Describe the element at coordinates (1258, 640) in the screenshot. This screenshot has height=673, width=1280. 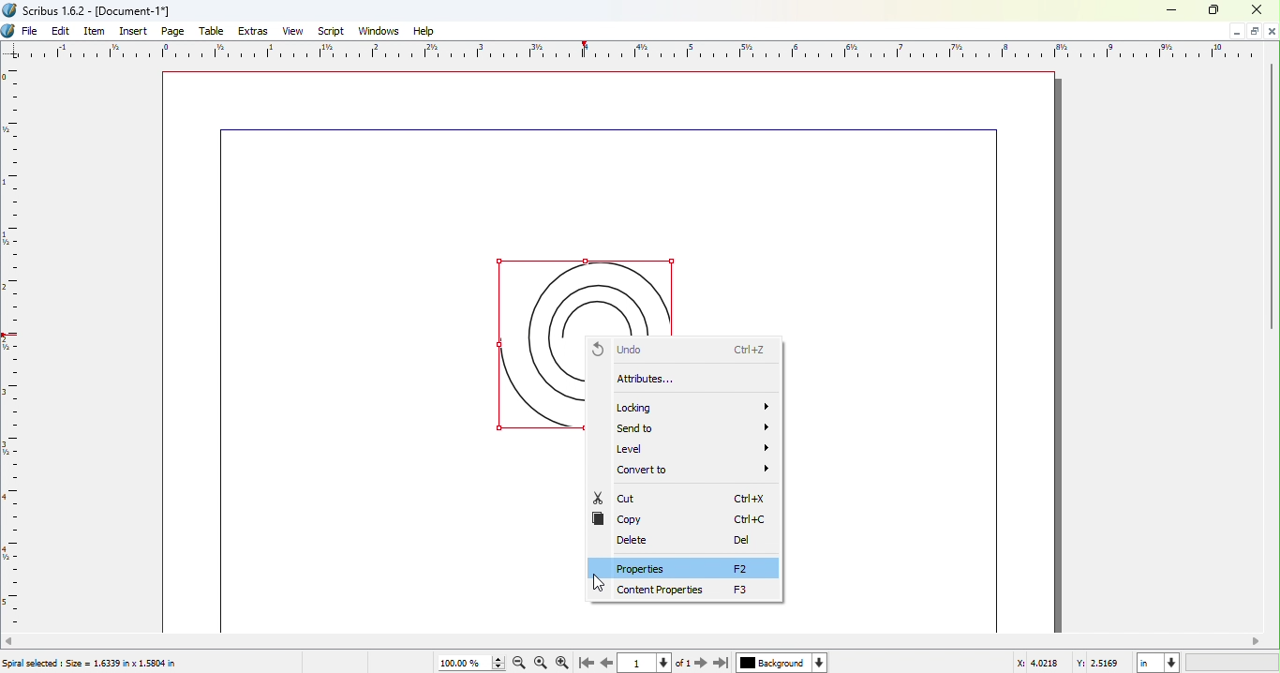
I see `move right` at that location.